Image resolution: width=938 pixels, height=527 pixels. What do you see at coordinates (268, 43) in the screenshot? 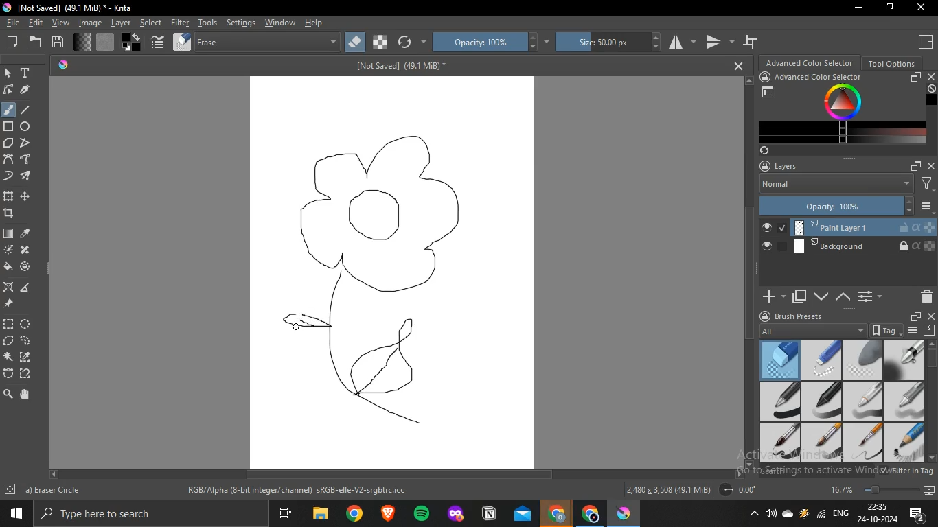
I see `blending mode` at bounding box center [268, 43].